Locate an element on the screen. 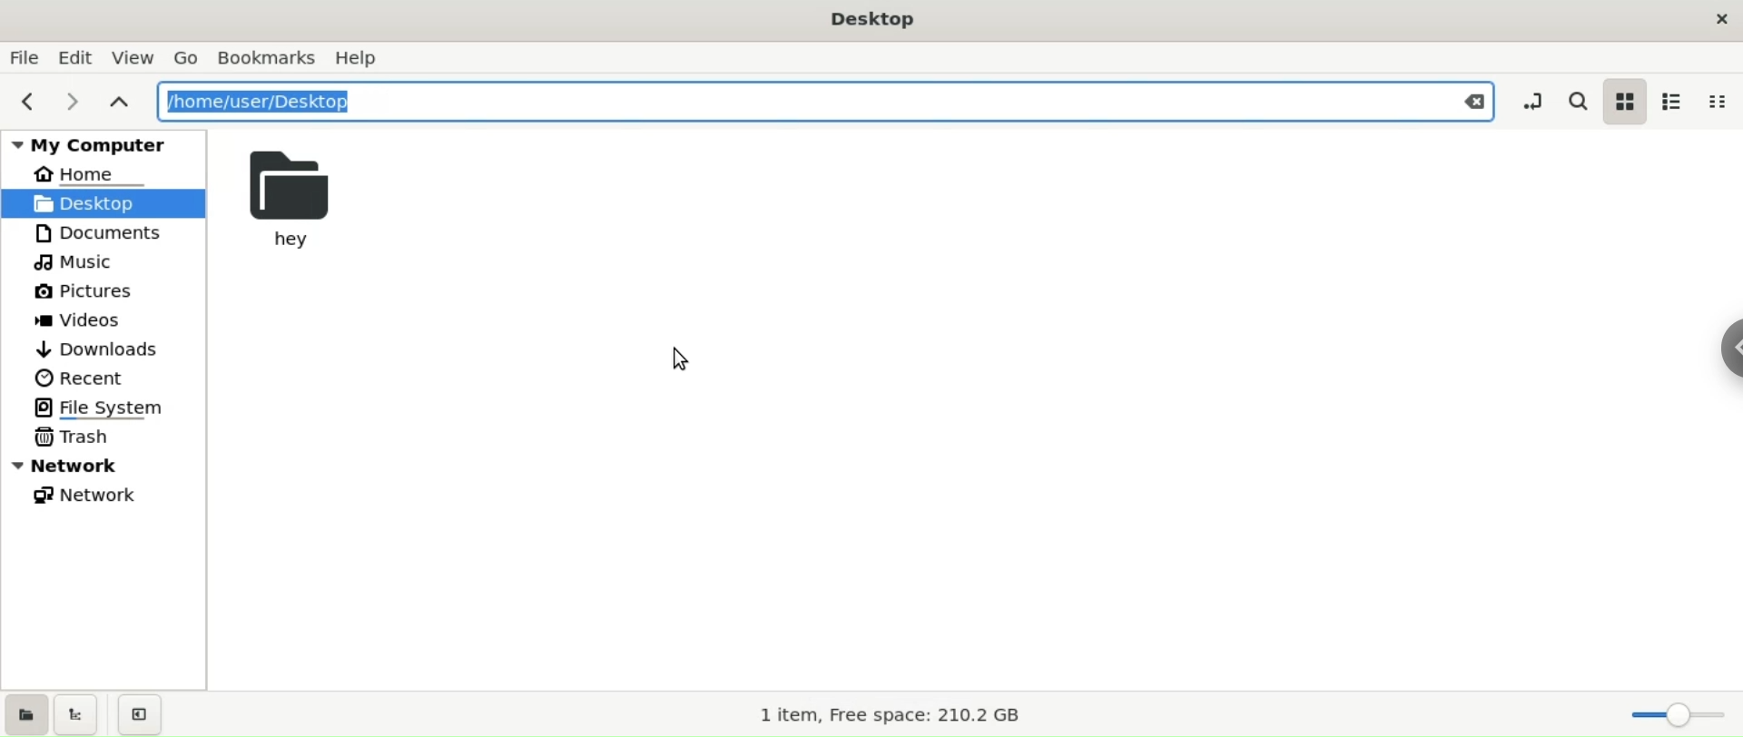  pictures is located at coordinates (87, 292).